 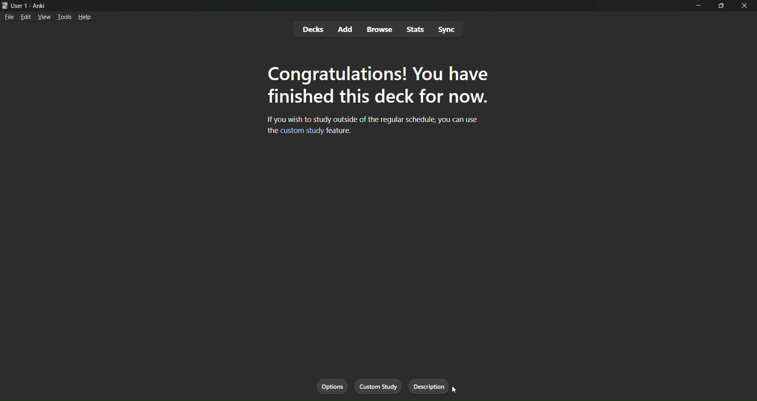 What do you see at coordinates (699, 8) in the screenshot?
I see `minimize` at bounding box center [699, 8].